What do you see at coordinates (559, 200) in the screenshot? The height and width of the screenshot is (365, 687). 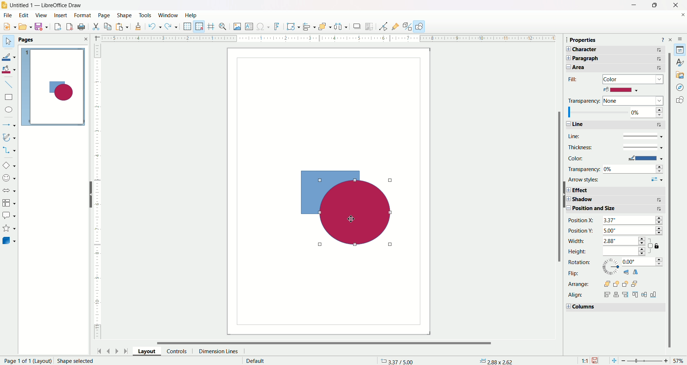 I see `vertical scroll bar` at bounding box center [559, 200].